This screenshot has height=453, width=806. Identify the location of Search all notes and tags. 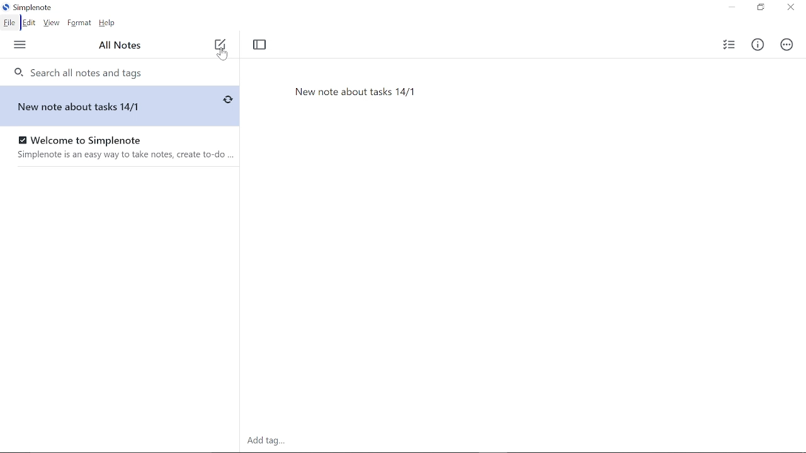
(119, 72).